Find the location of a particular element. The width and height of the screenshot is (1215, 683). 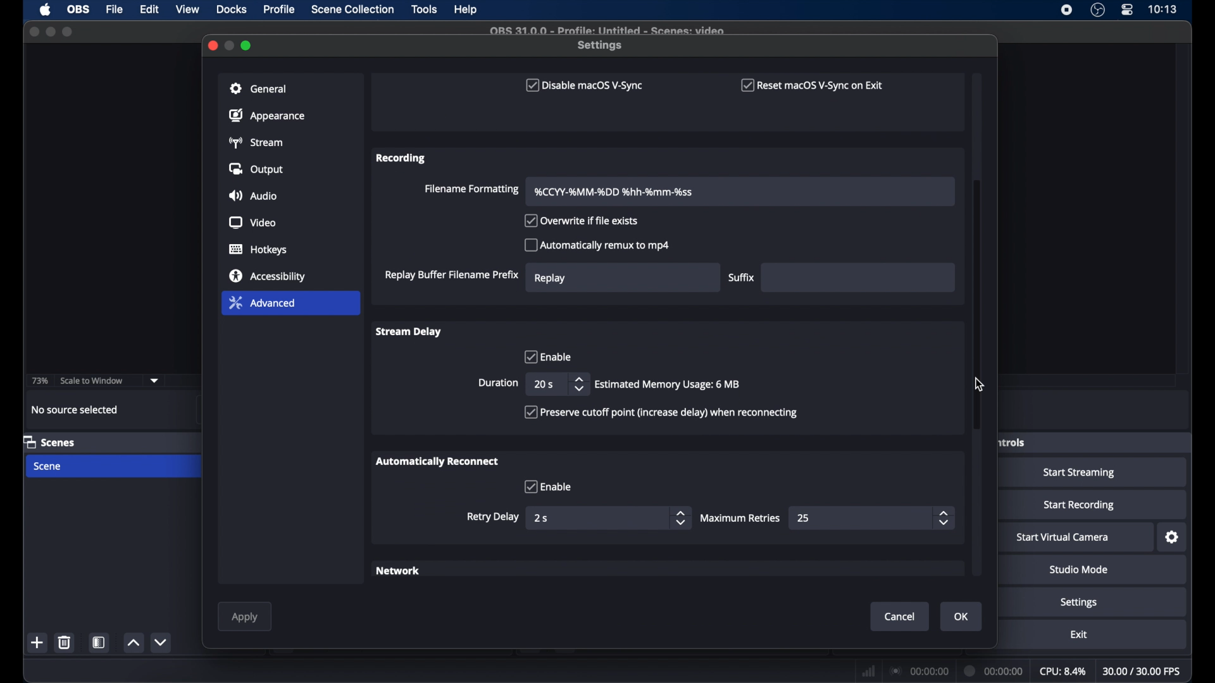

appearance is located at coordinates (267, 115).